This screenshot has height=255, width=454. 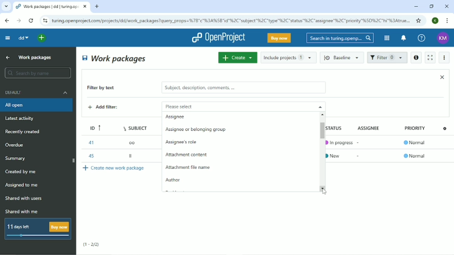 What do you see at coordinates (338, 127) in the screenshot?
I see `Status` at bounding box center [338, 127].